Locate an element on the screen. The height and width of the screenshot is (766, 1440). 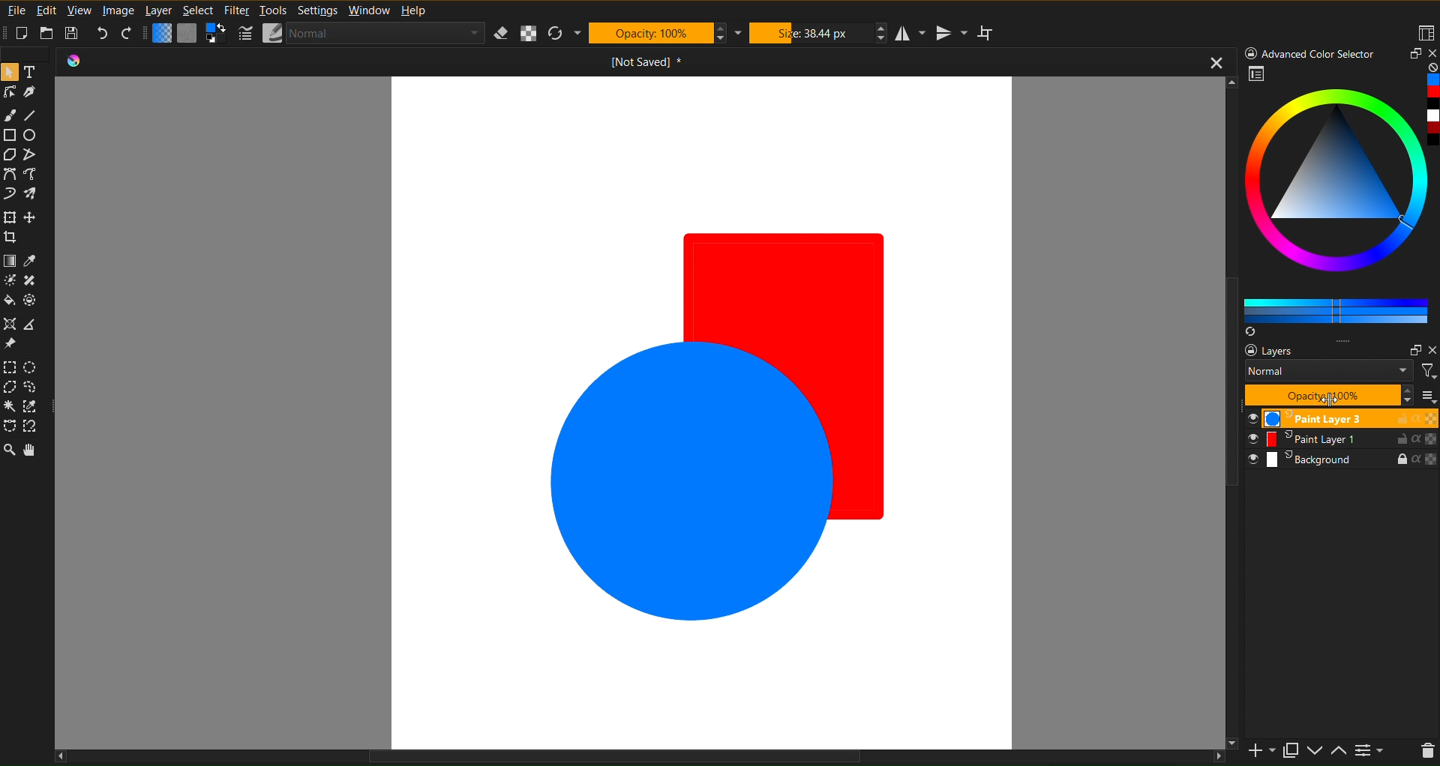
Preview is located at coordinates (1257, 74).